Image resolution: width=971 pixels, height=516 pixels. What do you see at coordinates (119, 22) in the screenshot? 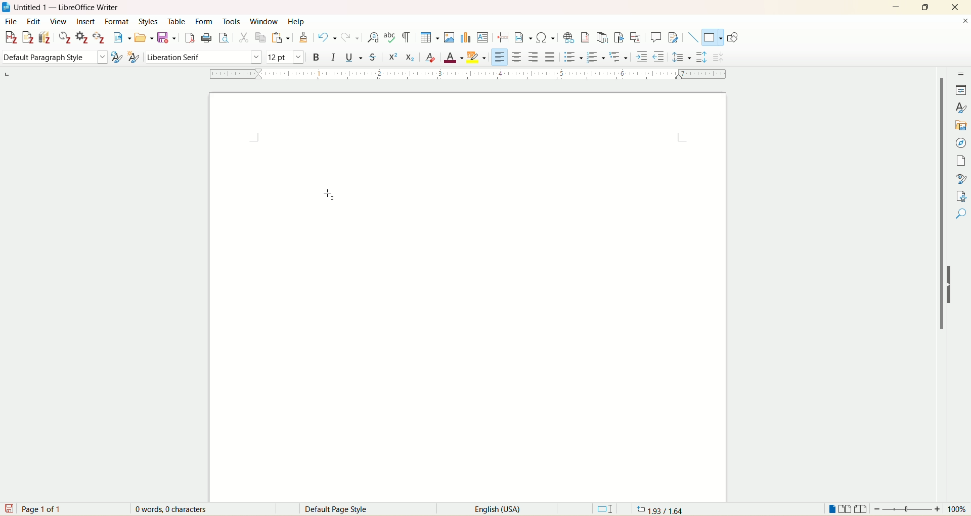
I see `format` at bounding box center [119, 22].